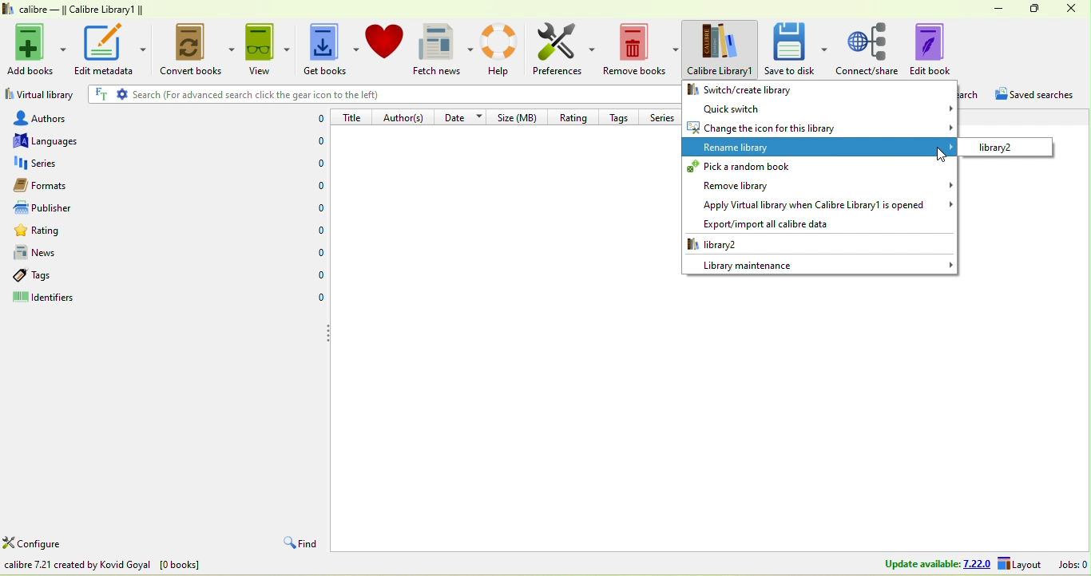  What do you see at coordinates (59, 208) in the screenshot?
I see `publisher` at bounding box center [59, 208].